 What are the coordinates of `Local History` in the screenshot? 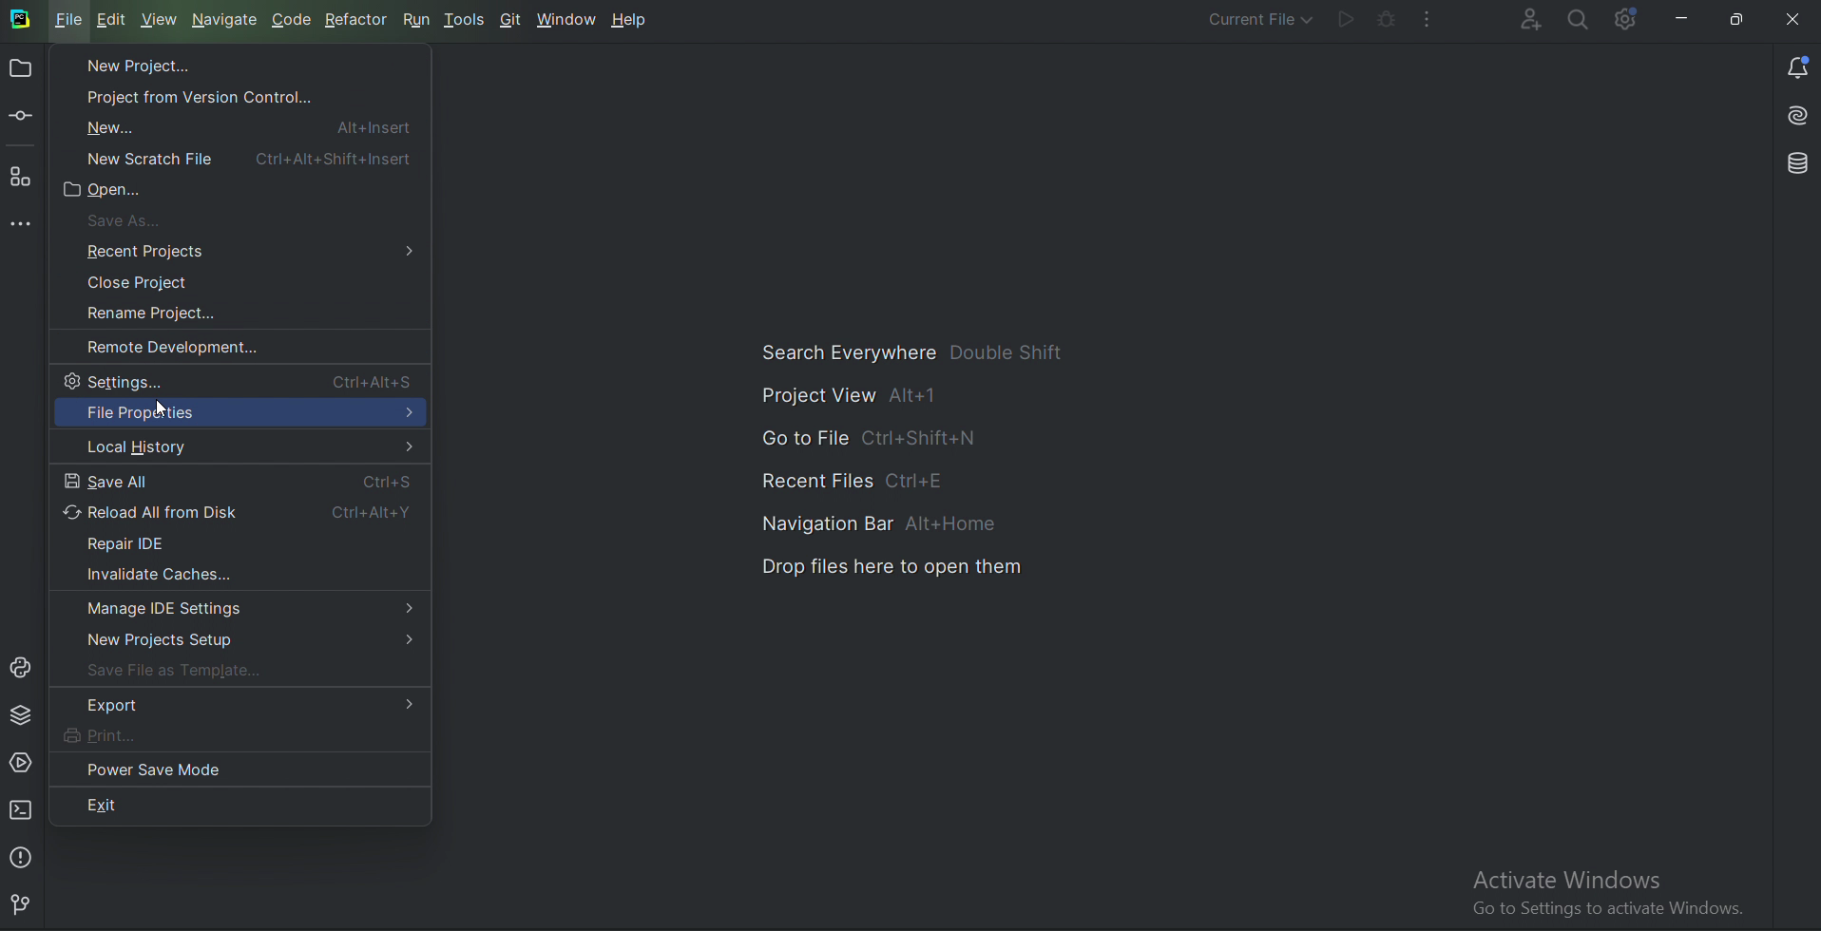 It's located at (239, 448).